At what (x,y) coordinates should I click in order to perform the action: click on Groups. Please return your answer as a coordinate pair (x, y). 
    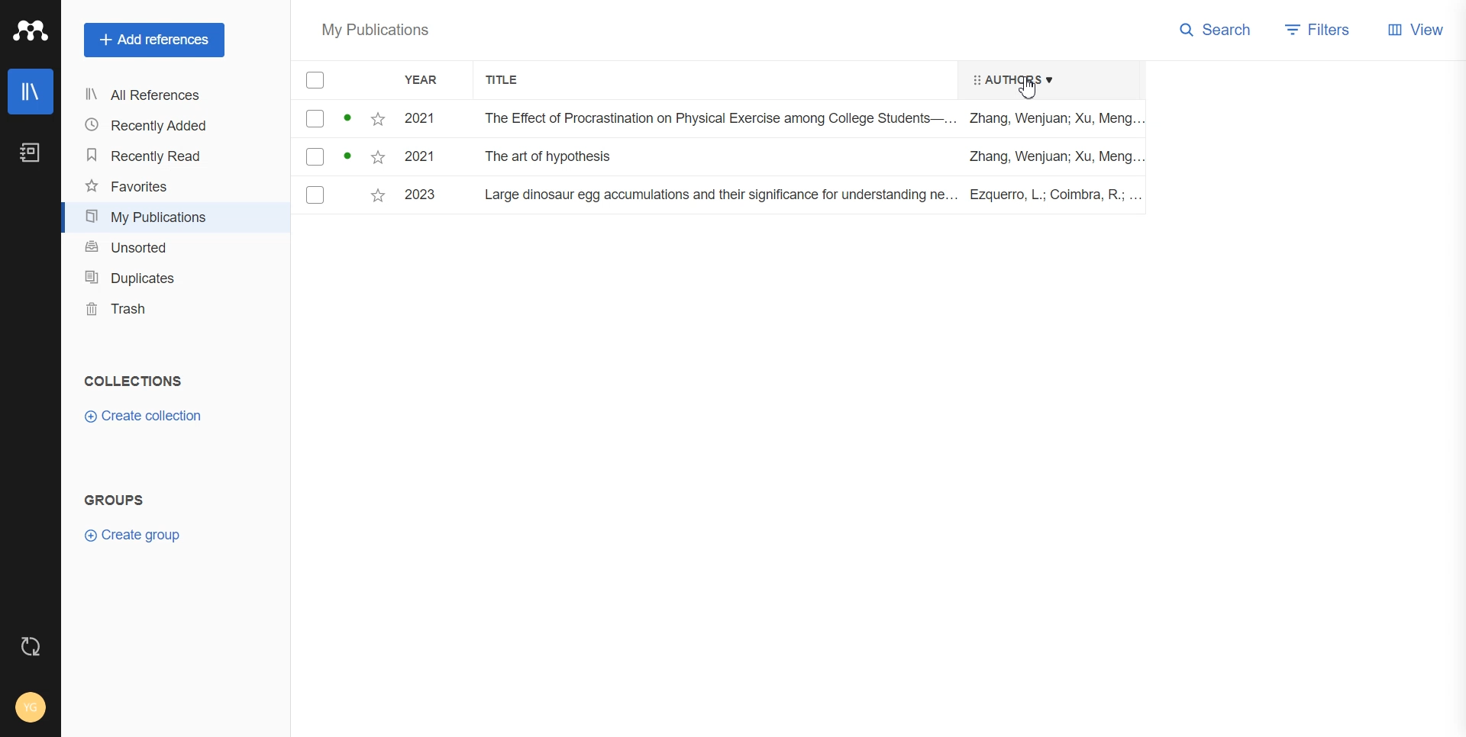
    Looking at the image, I should click on (116, 500).